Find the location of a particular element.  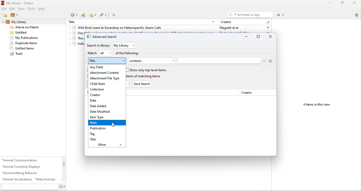

animal courtship displays is located at coordinates (22, 167).